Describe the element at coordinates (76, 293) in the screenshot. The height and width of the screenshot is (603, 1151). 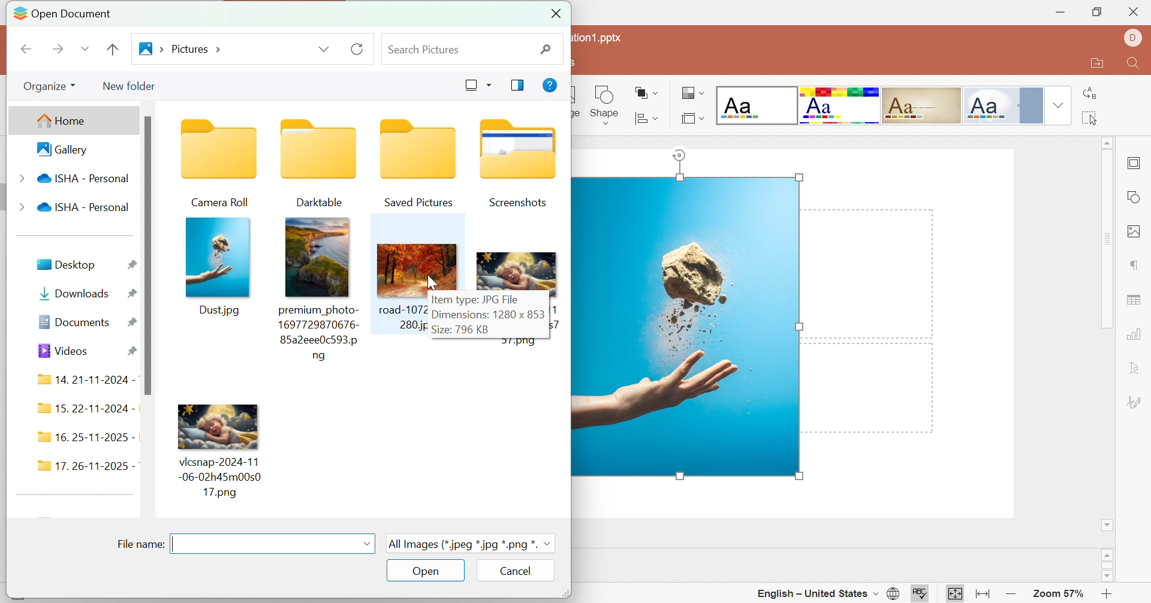
I see `Downloads` at that location.